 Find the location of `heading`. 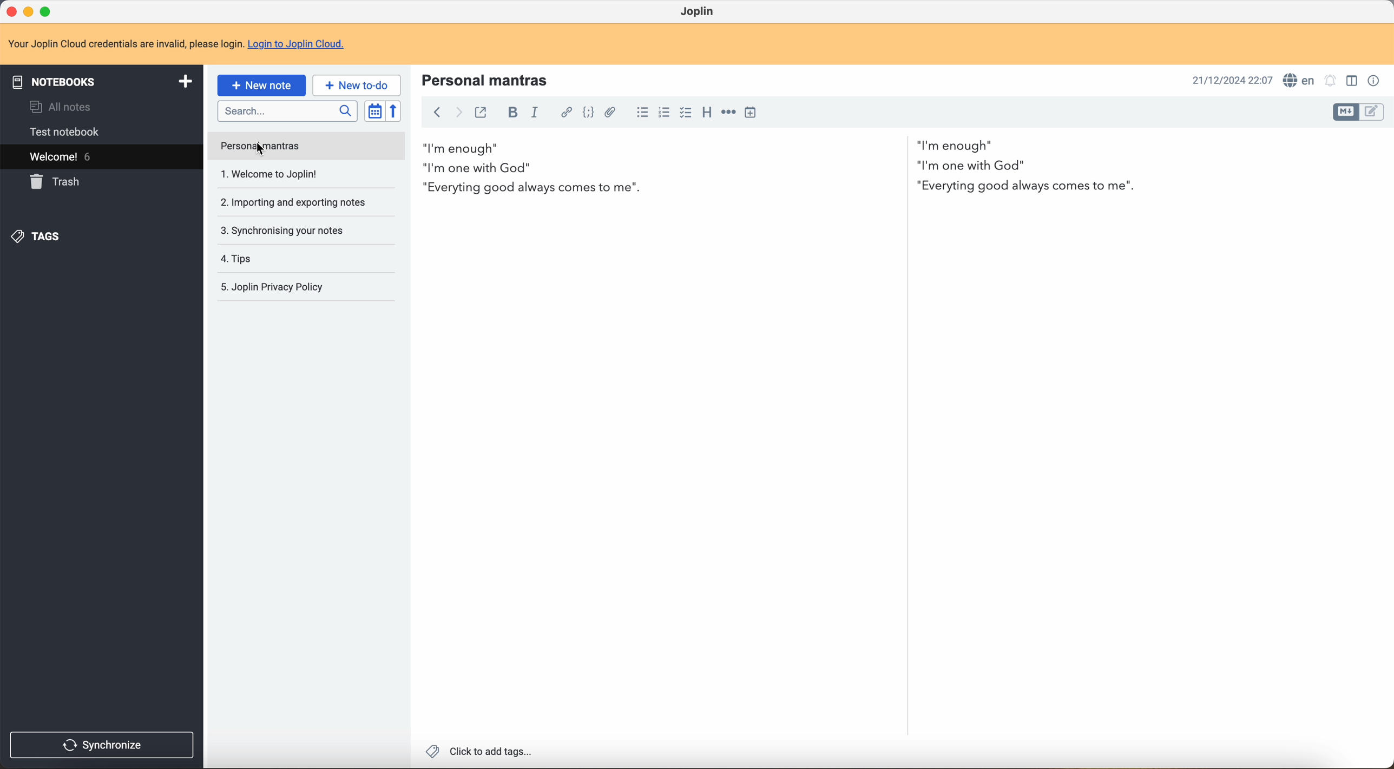

heading is located at coordinates (707, 114).